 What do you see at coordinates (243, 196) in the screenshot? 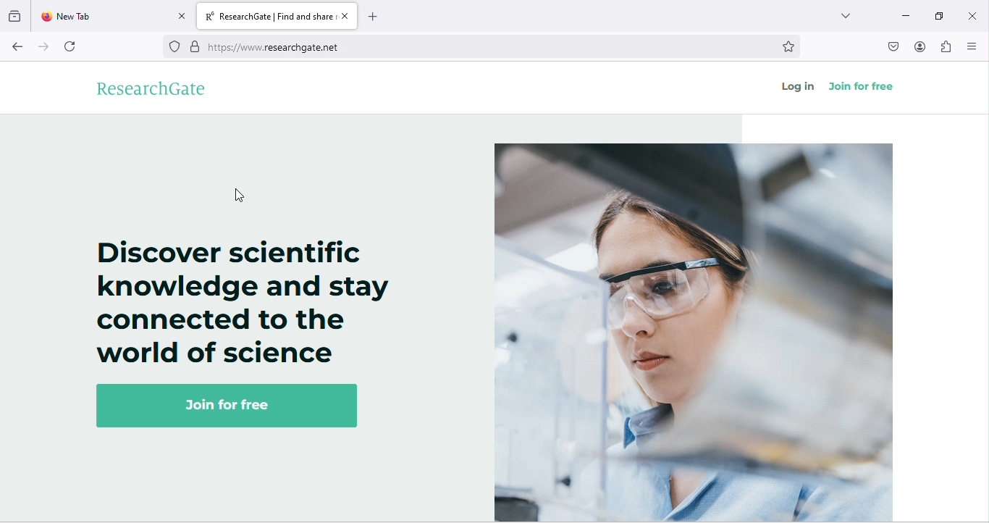
I see `cursor` at bounding box center [243, 196].